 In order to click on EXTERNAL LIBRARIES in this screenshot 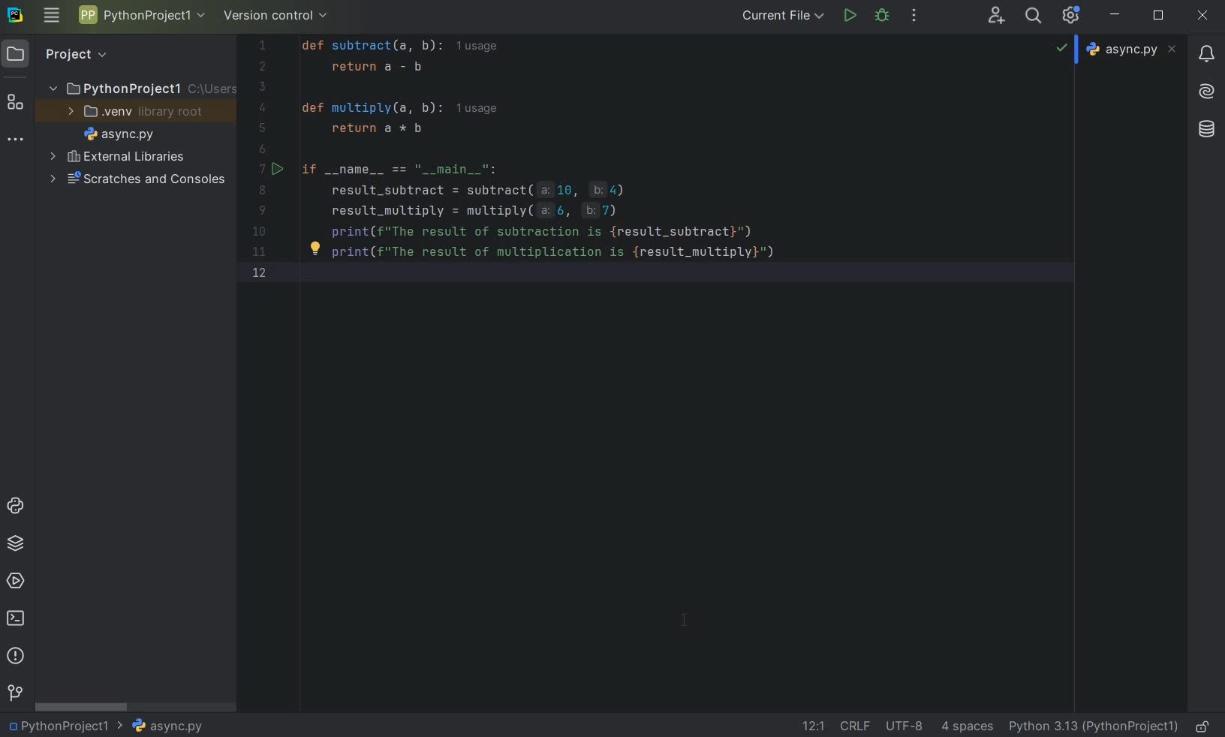, I will do `click(118, 158)`.